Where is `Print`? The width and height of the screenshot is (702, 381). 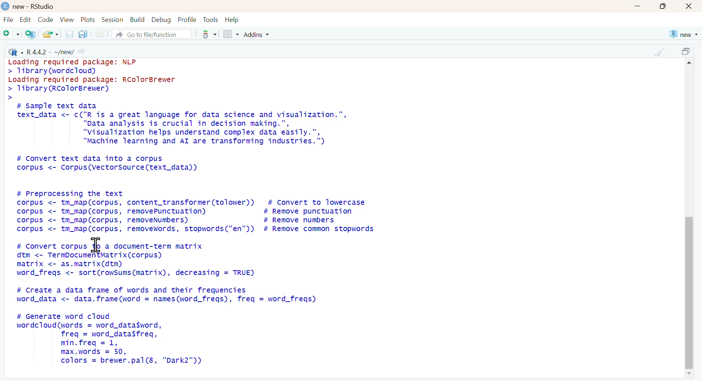
Print is located at coordinates (102, 34).